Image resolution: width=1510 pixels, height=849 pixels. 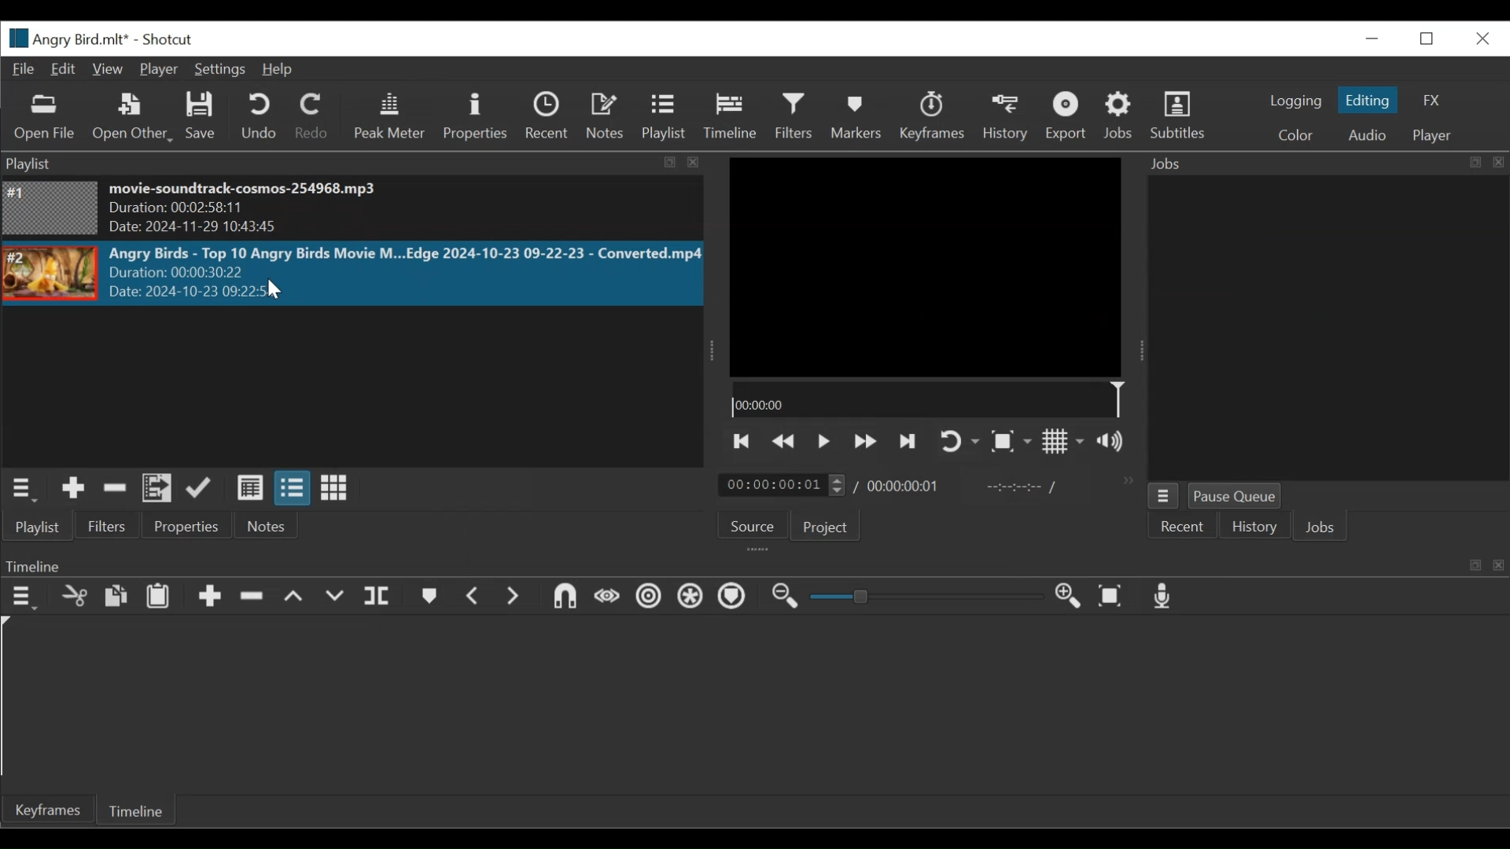 I want to click on / 00:00:00:01(Current duration), so click(x=776, y=484).